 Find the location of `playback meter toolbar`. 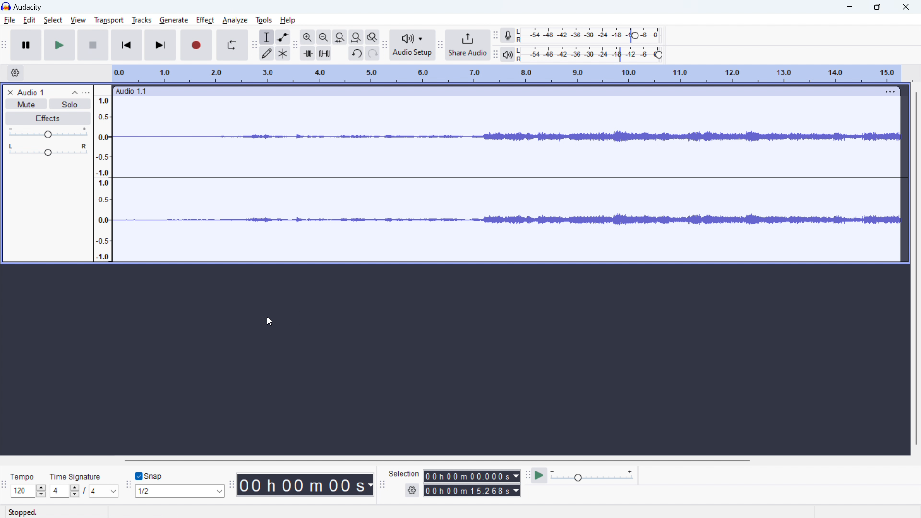

playback meter toolbar is located at coordinates (495, 54).